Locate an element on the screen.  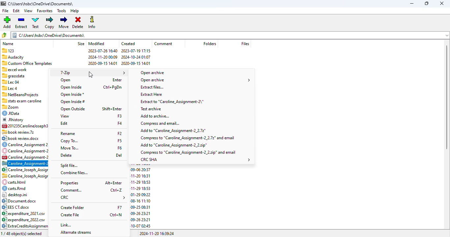
edit is located at coordinates (64, 123).